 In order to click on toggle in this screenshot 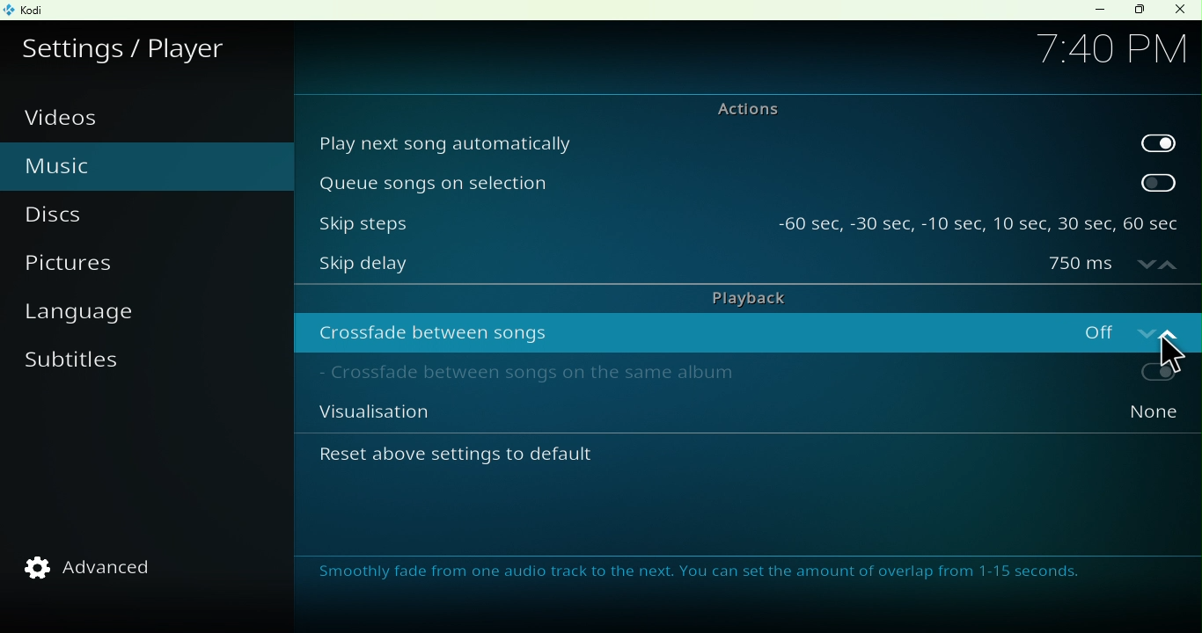, I will do `click(1117, 374)`.